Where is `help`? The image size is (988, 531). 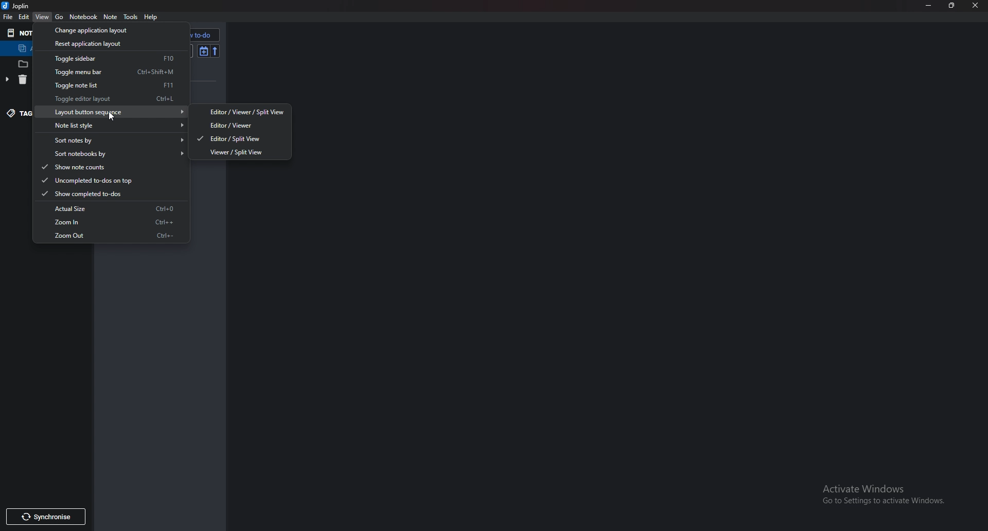 help is located at coordinates (151, 18).